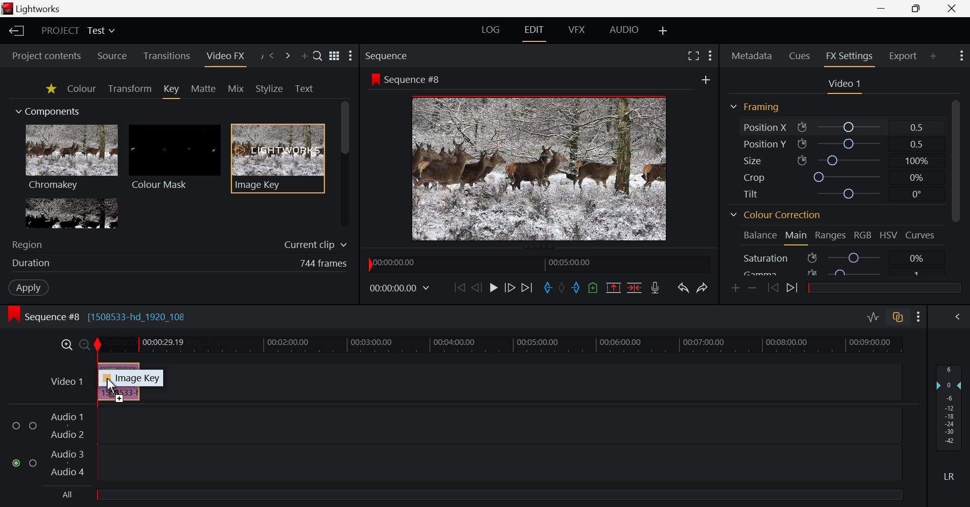 The width and height of the screenshot is (970, 507). What do you see at coordinates (315, 245) in the screenshot?
I see `Current clip` at bounding box center [315, 245].